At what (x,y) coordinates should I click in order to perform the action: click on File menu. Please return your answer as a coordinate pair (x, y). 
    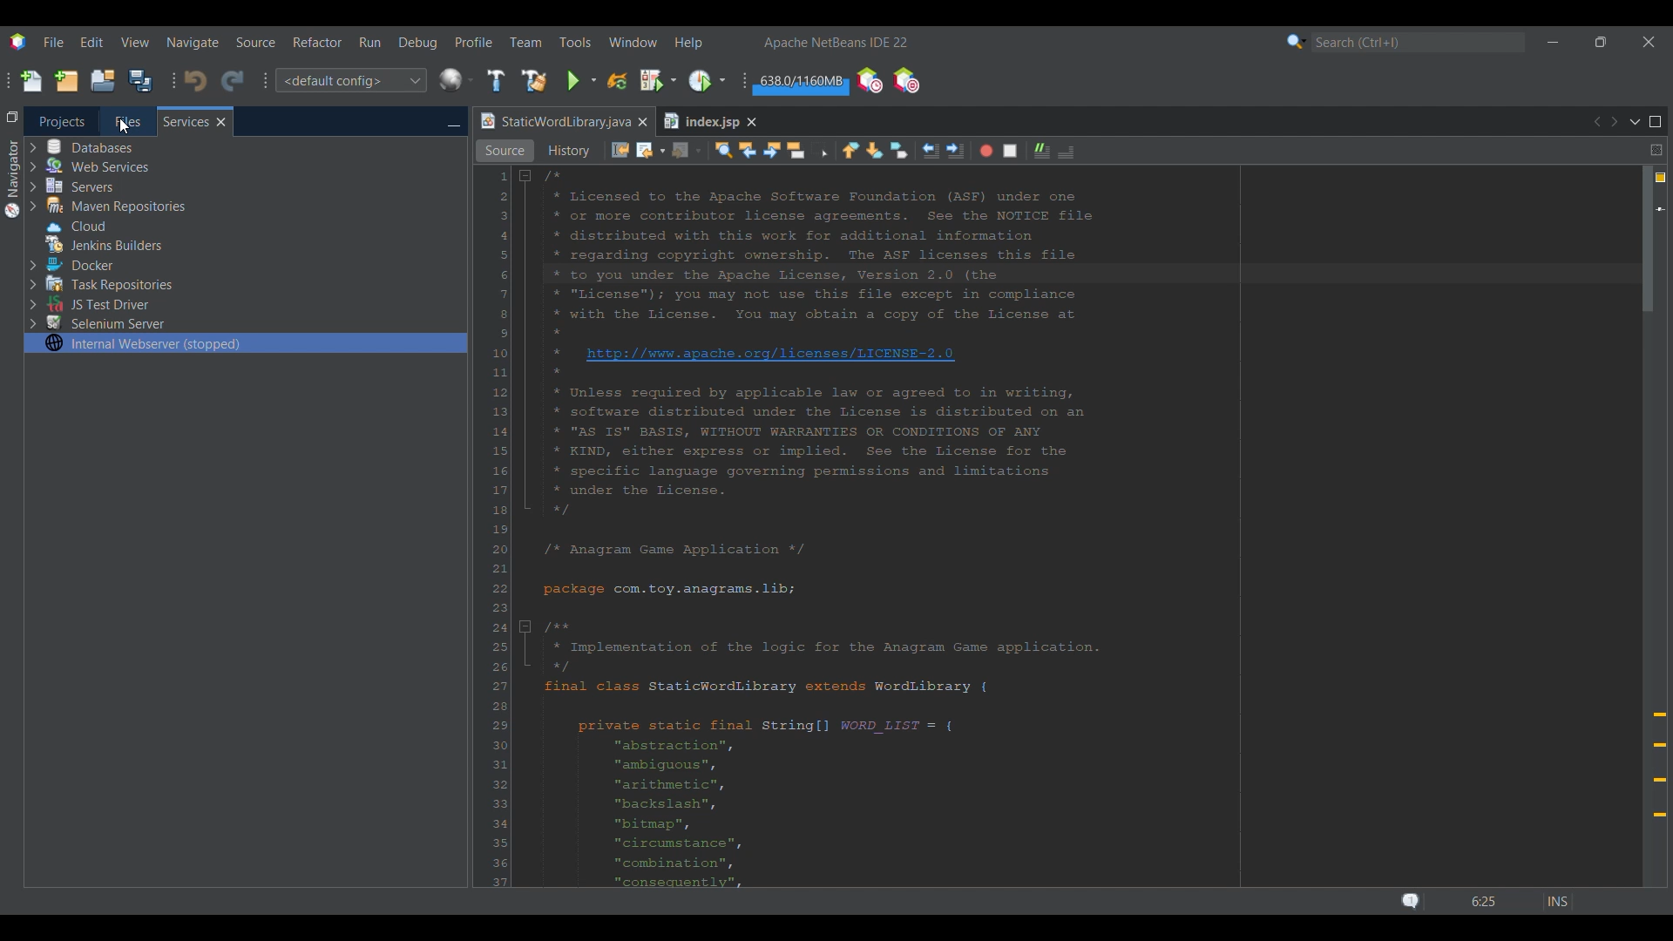
    Looking at the image, I should click on (53, 42).